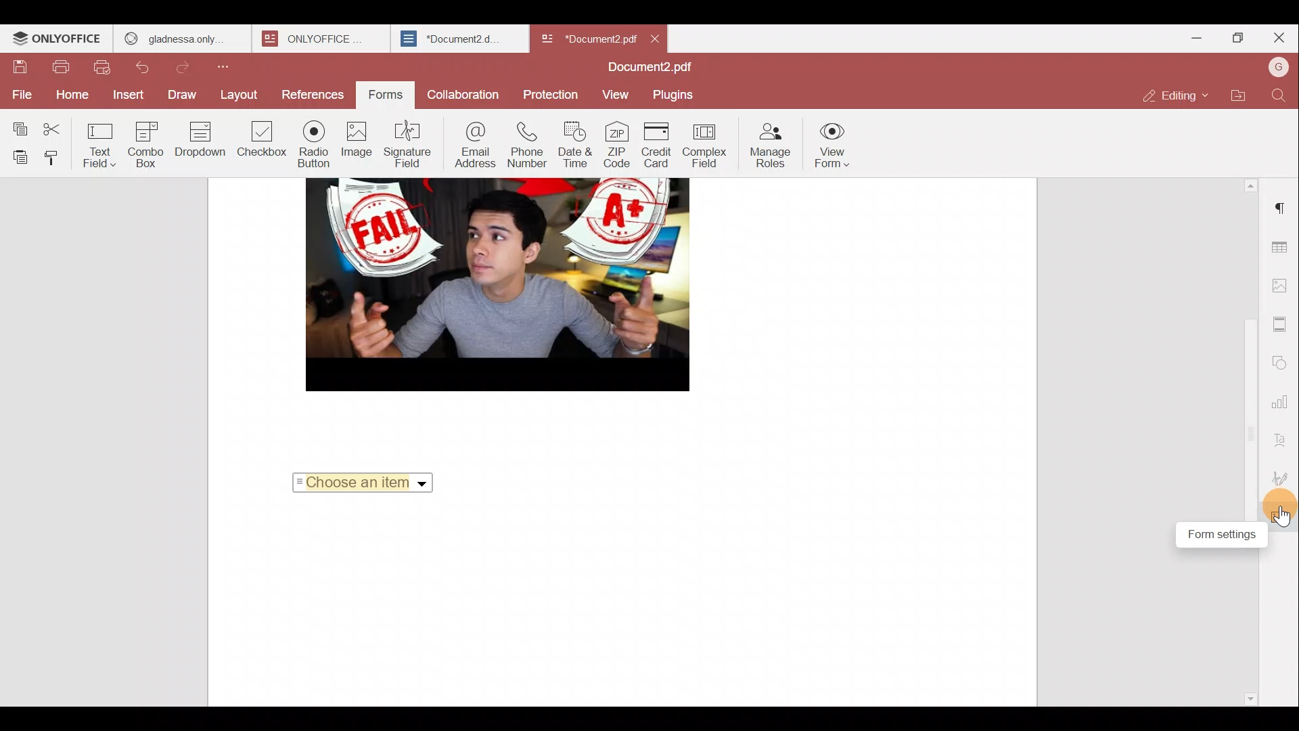 This screenshot has height=731, width=1299. What do you see at coordinates (1174, 97) in the screenshot?
I see `Editing mode` at bounding box center [1174, 97].